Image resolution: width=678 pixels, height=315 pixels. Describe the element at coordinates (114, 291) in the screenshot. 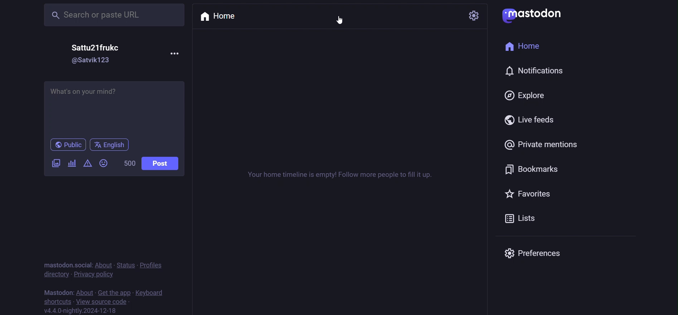

I see `get the app` at that location.